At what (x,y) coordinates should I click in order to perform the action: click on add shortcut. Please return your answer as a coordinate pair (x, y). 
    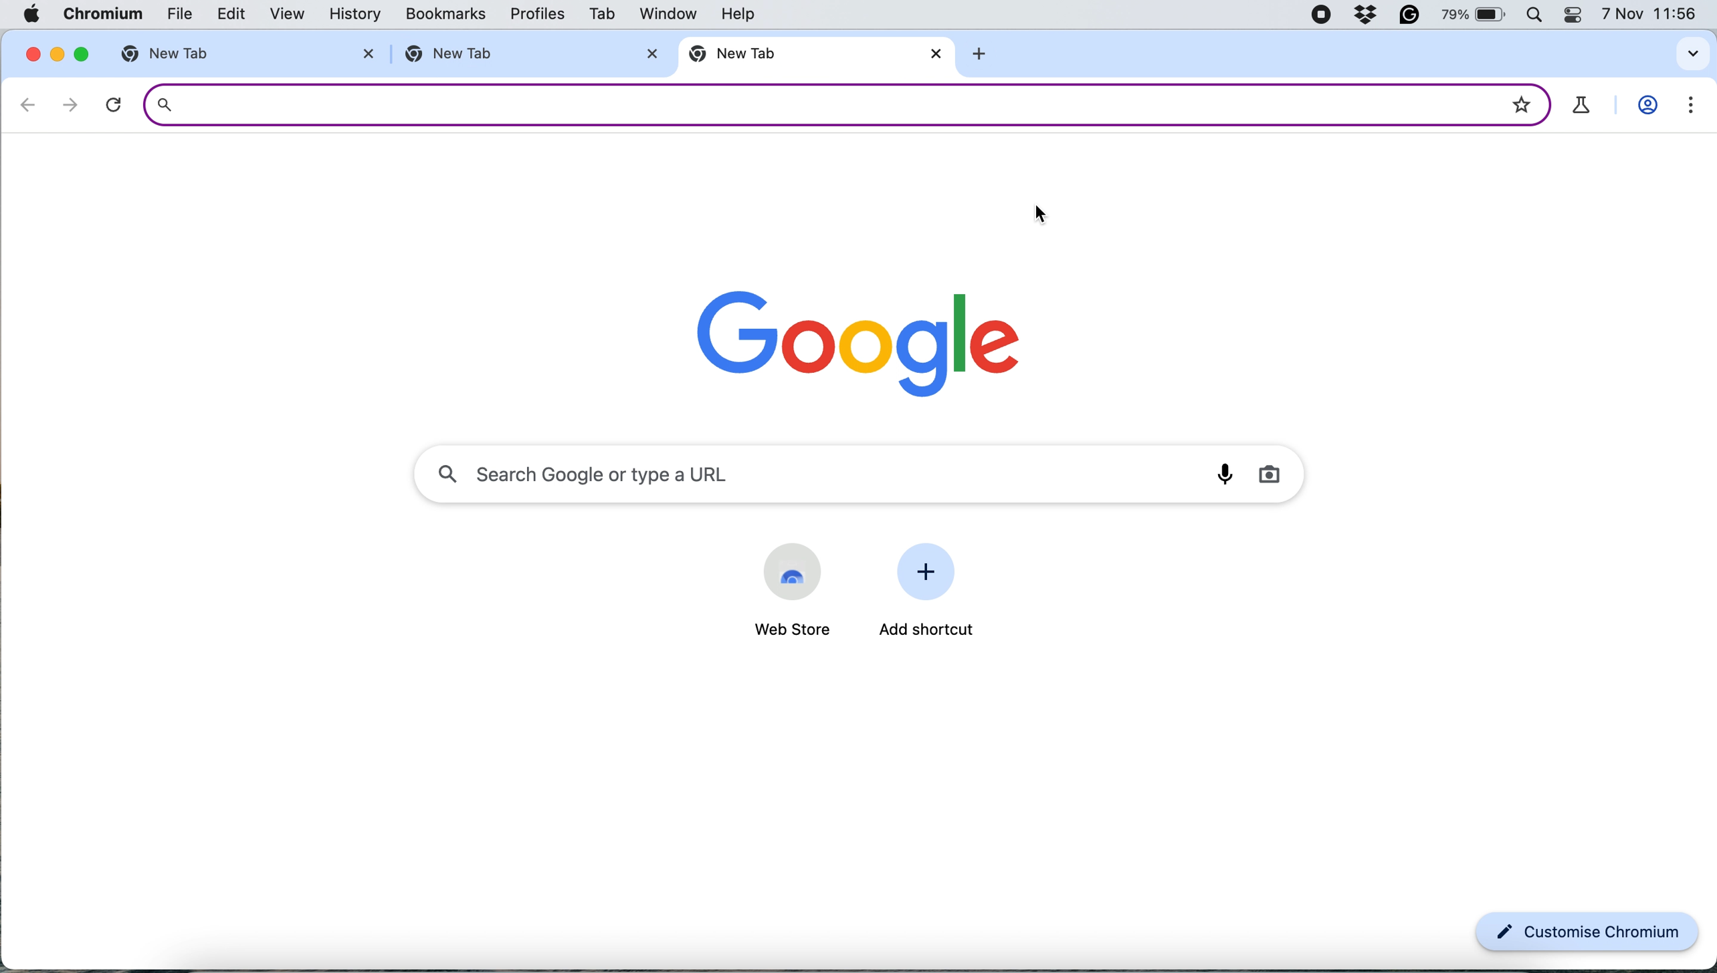
    Looking at the image, I should click on (931, 574).